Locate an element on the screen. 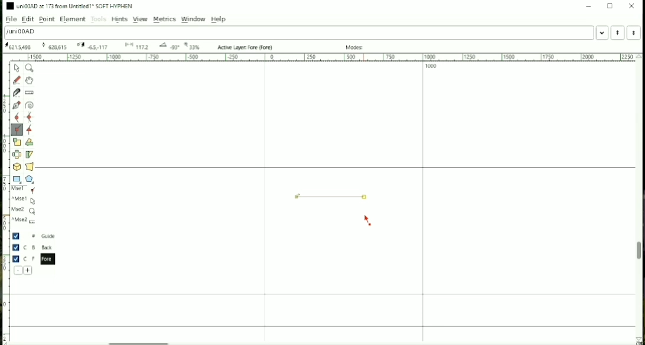  Active Layer is located at coordinates (246, 47).